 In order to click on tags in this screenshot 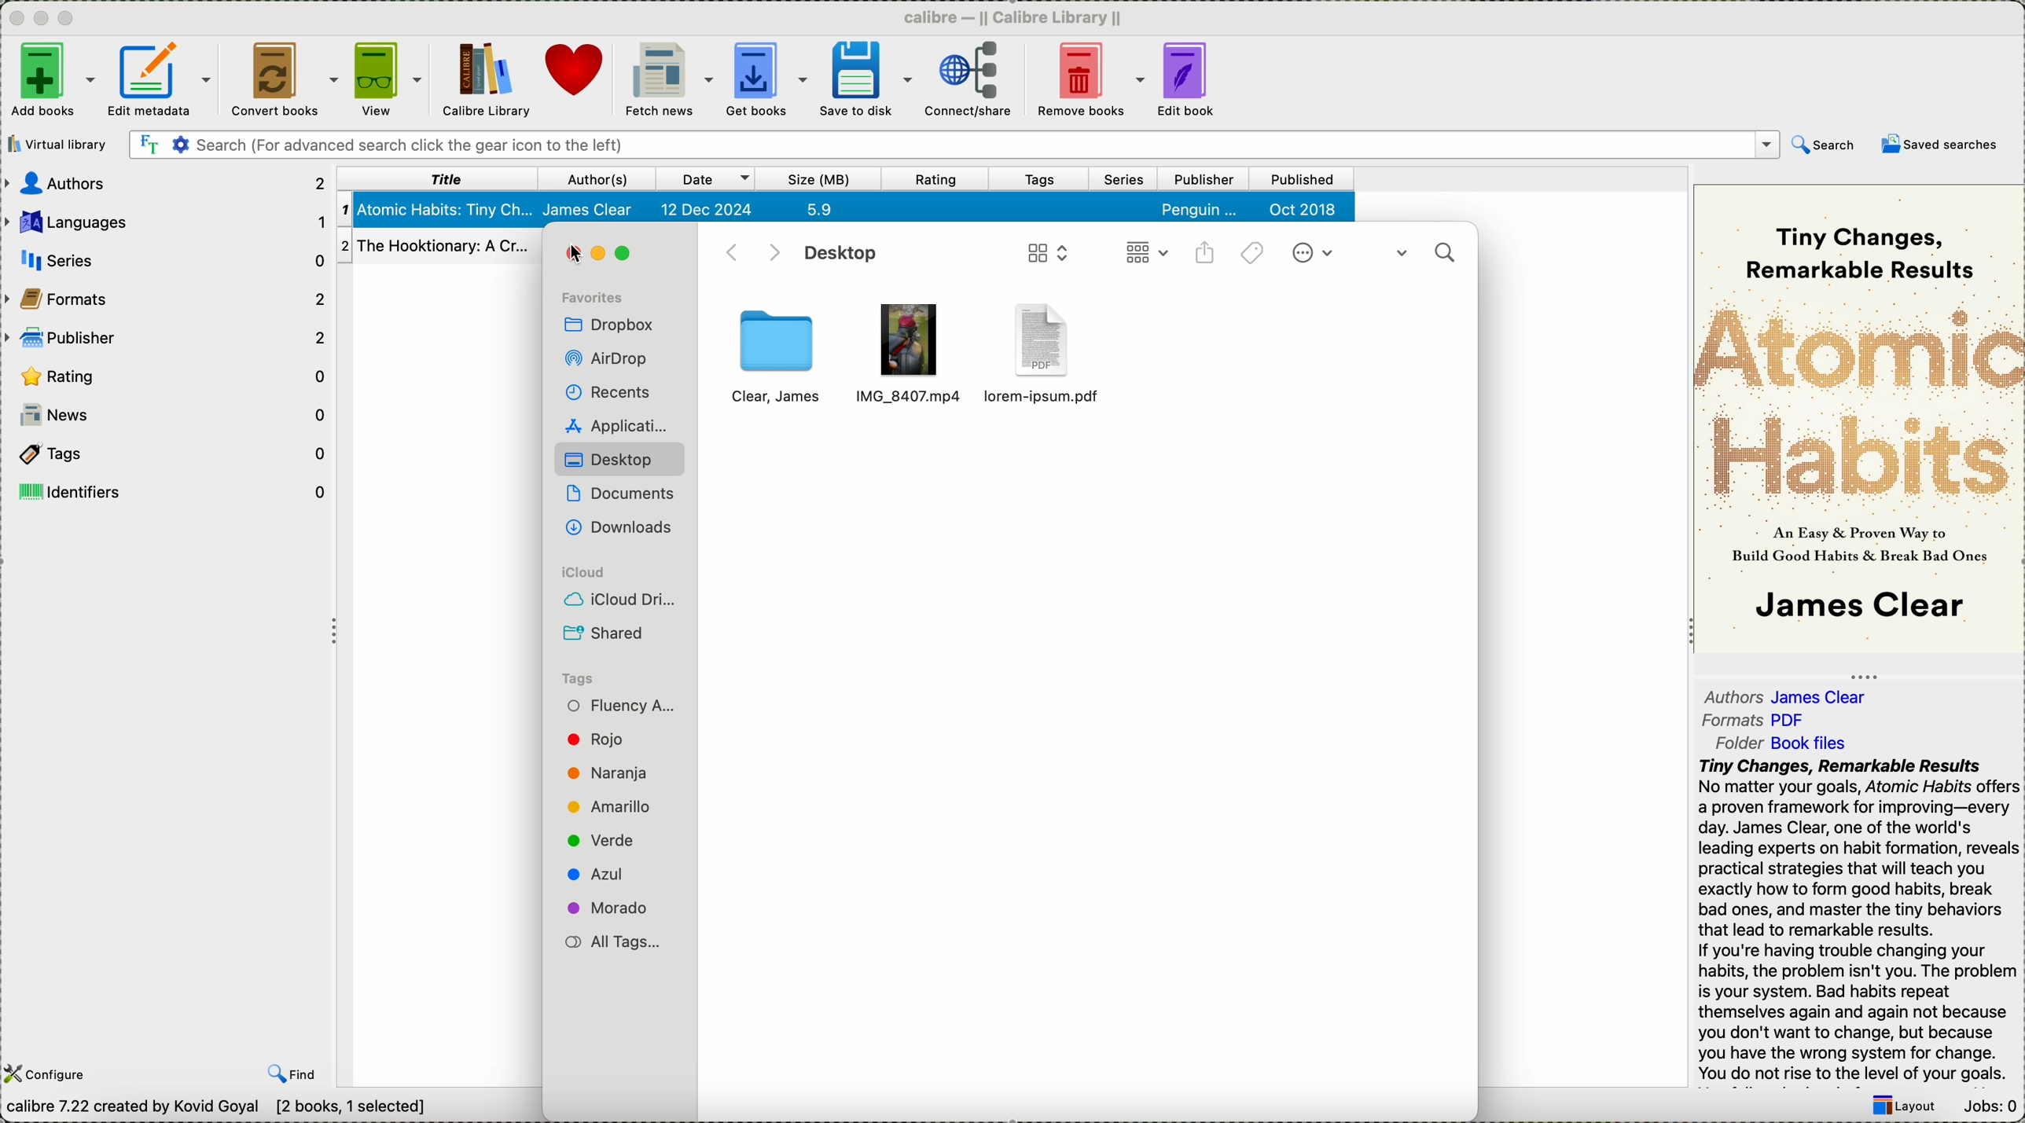, I will do `click(167, 452)`.